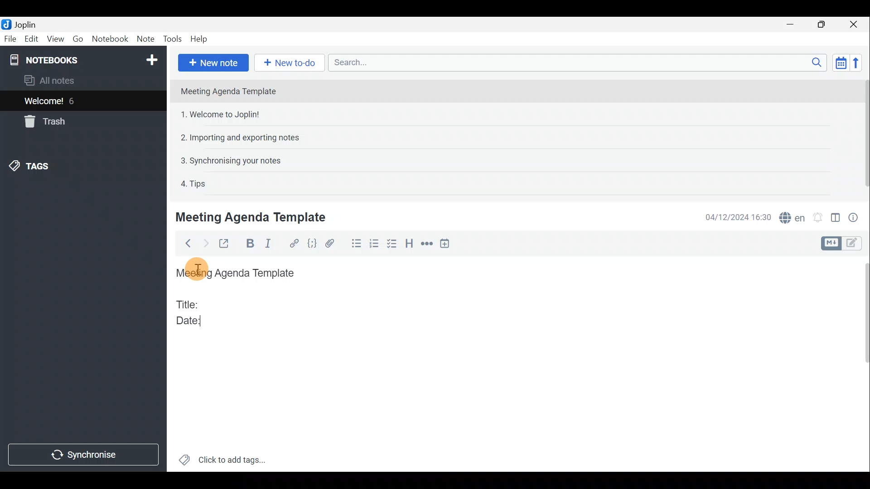  I want to click on Search bar, so click(575, 62).